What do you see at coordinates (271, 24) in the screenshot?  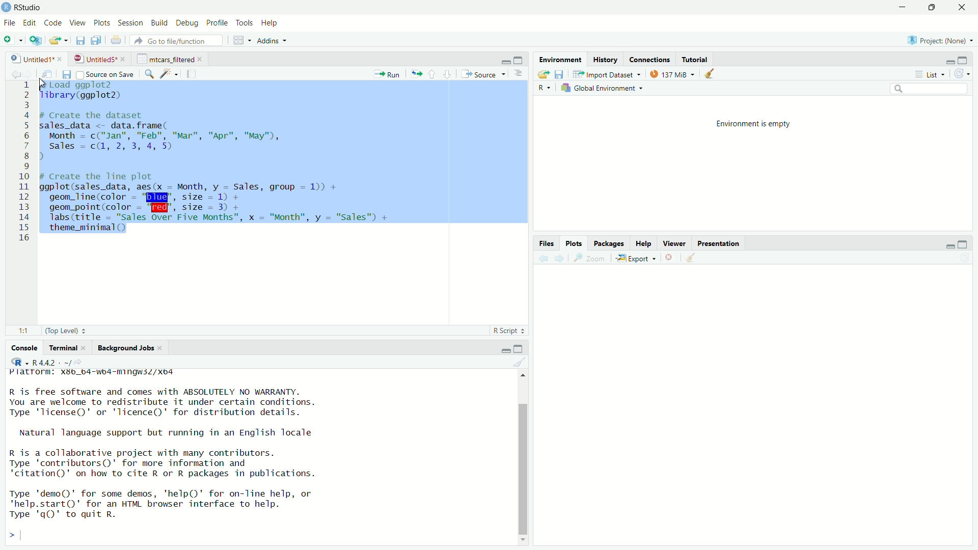 I see `help` at bounding box center [271, 24].